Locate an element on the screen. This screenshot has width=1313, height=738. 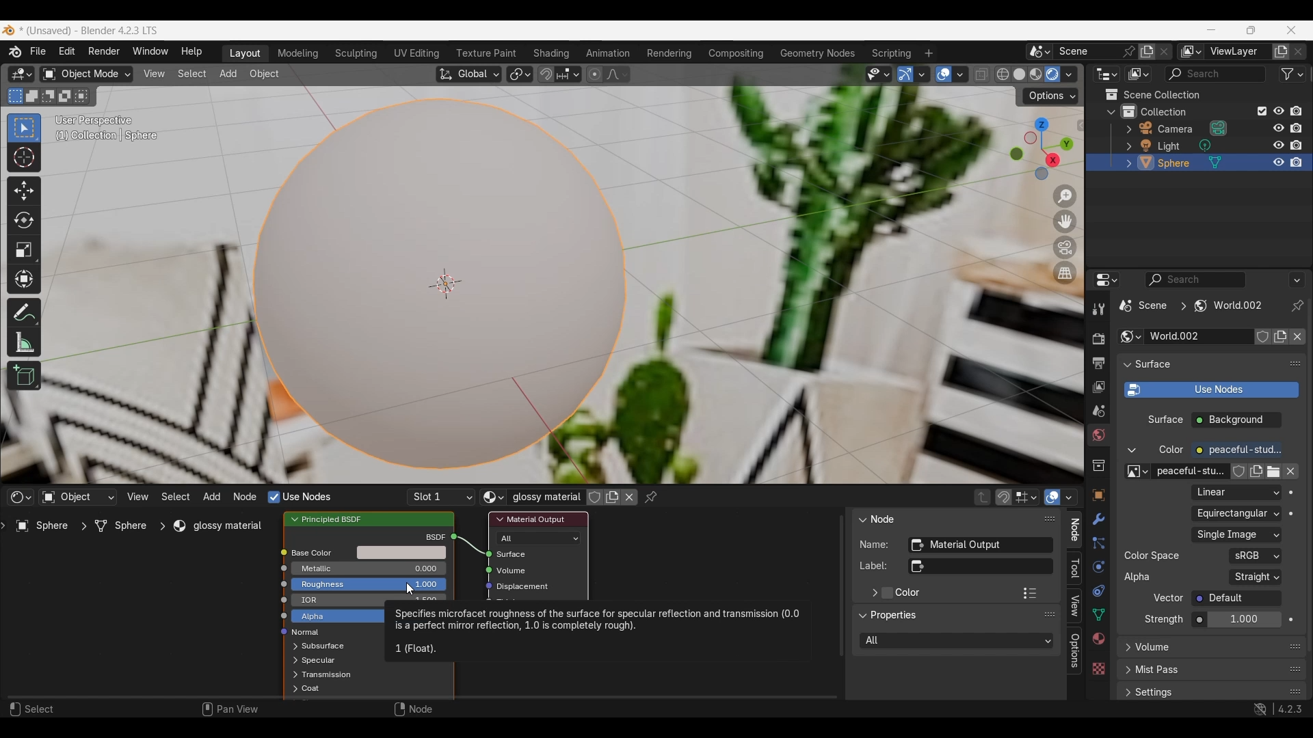
Node menu is located at coordinates (246, 497).